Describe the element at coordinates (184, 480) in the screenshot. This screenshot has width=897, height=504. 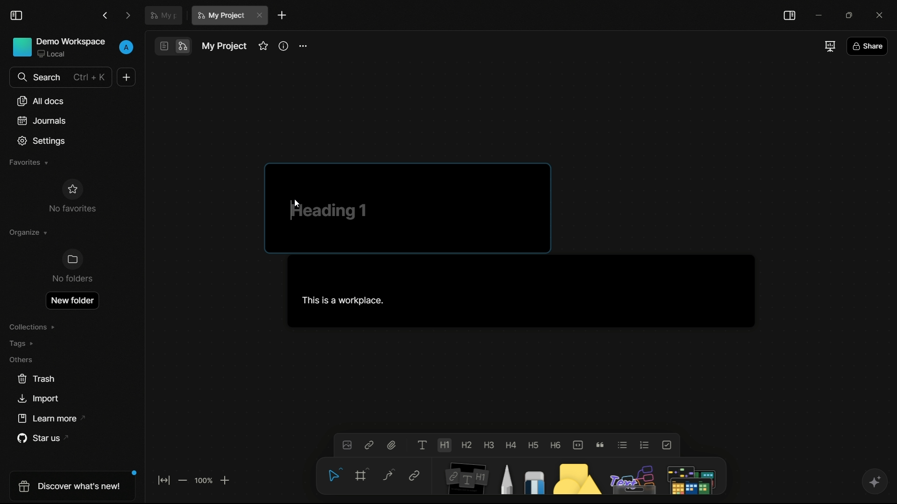
I see `zoom out` at that location.